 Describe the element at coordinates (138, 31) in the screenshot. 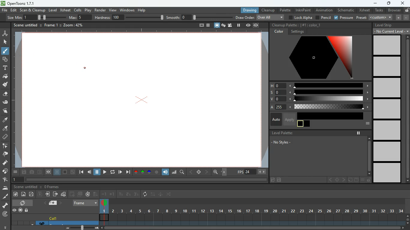

I see `horizontal scale` at that location.